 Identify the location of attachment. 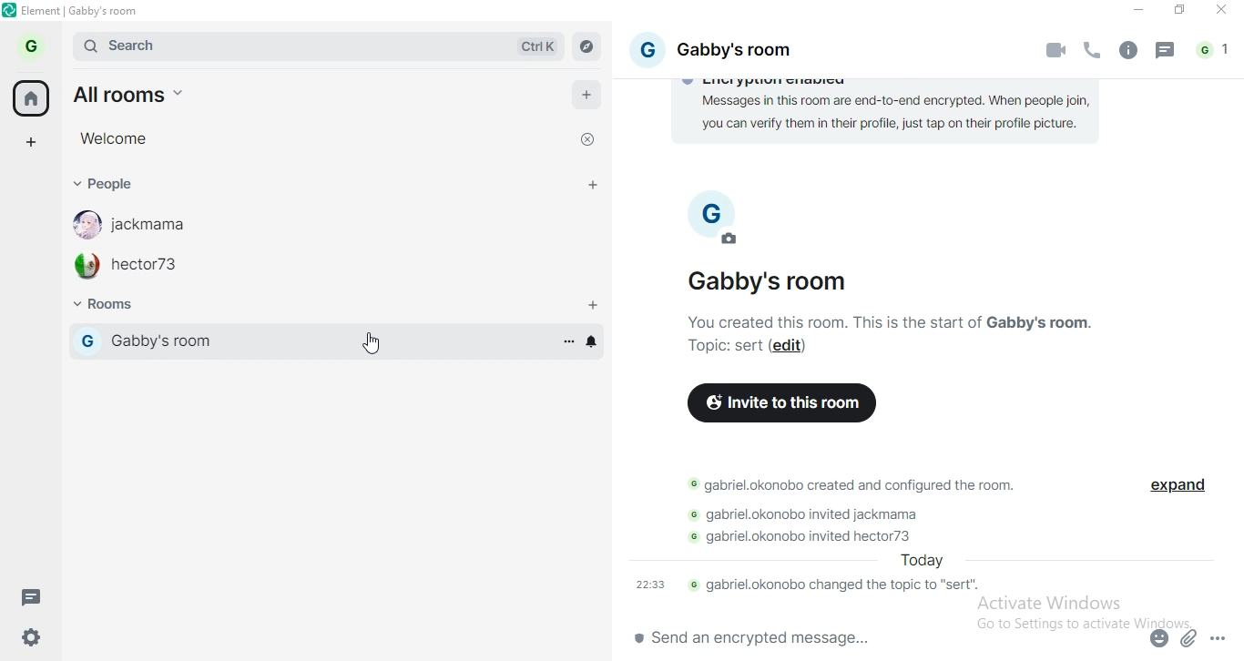
(1190, 637).